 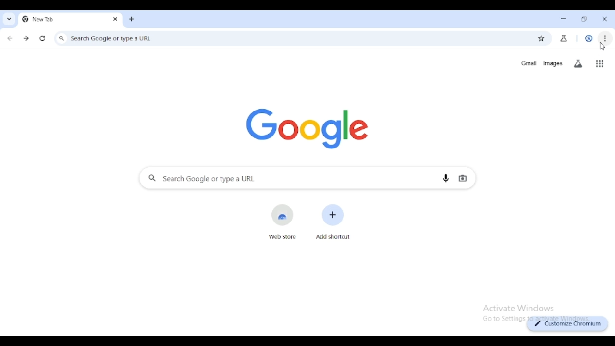 I want to click on cursor, so click(x=603, y=47).